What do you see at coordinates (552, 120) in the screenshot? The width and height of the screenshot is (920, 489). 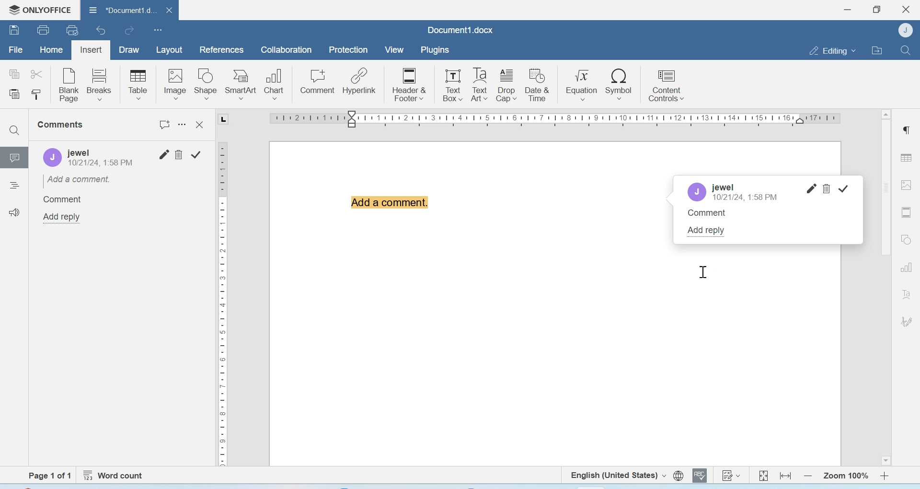 I see `Scale` at bounding box center [552, 120].